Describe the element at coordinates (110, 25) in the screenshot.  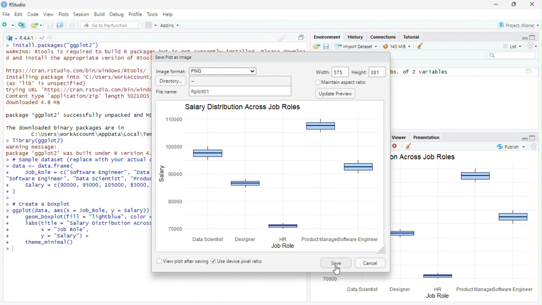
I see `Go to file/function` at that location.